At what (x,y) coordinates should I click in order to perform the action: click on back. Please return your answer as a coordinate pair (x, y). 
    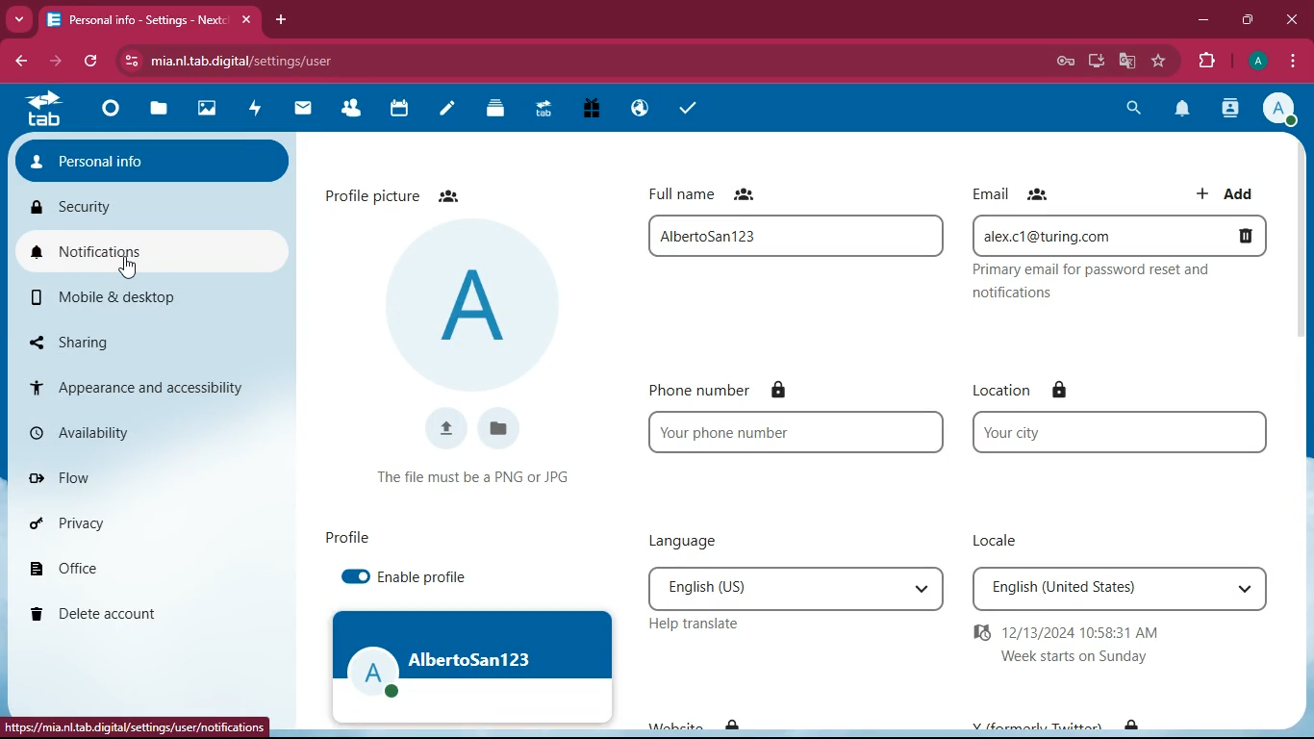
    Looking at the image, I should click on (18, 61).